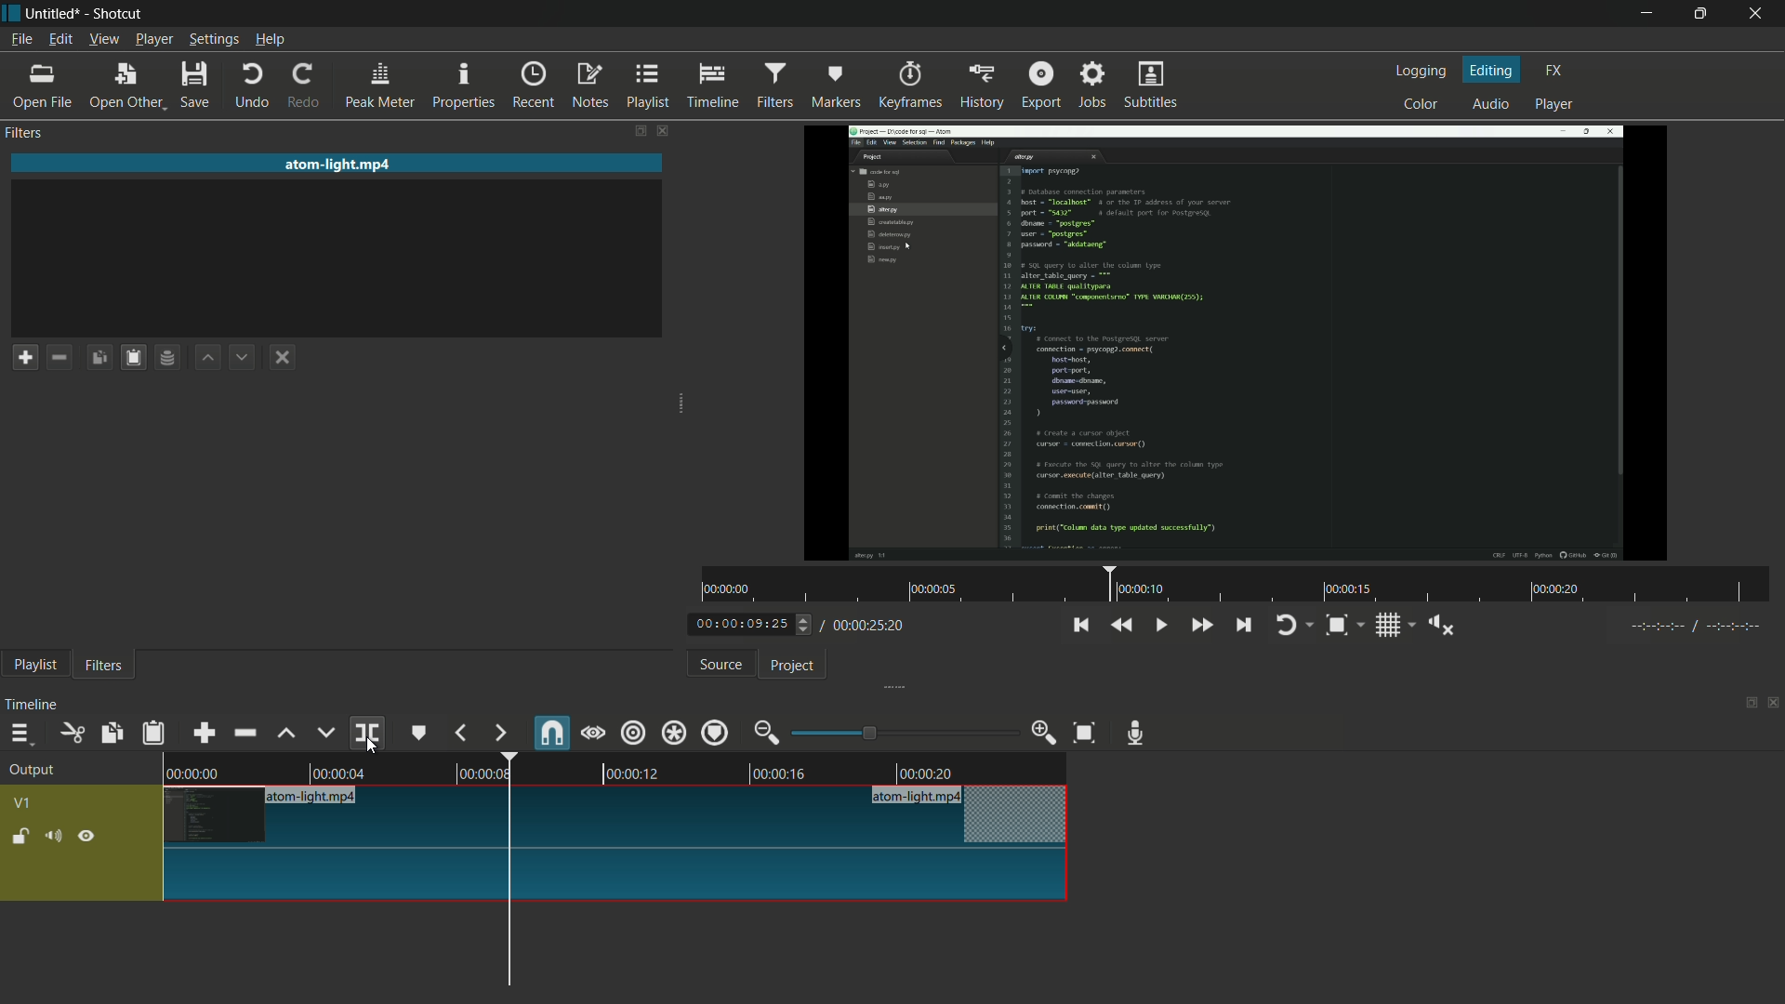 This screenshot has height=1004, width=1785. I want to click on ripple all tracks, so click(673, 732).